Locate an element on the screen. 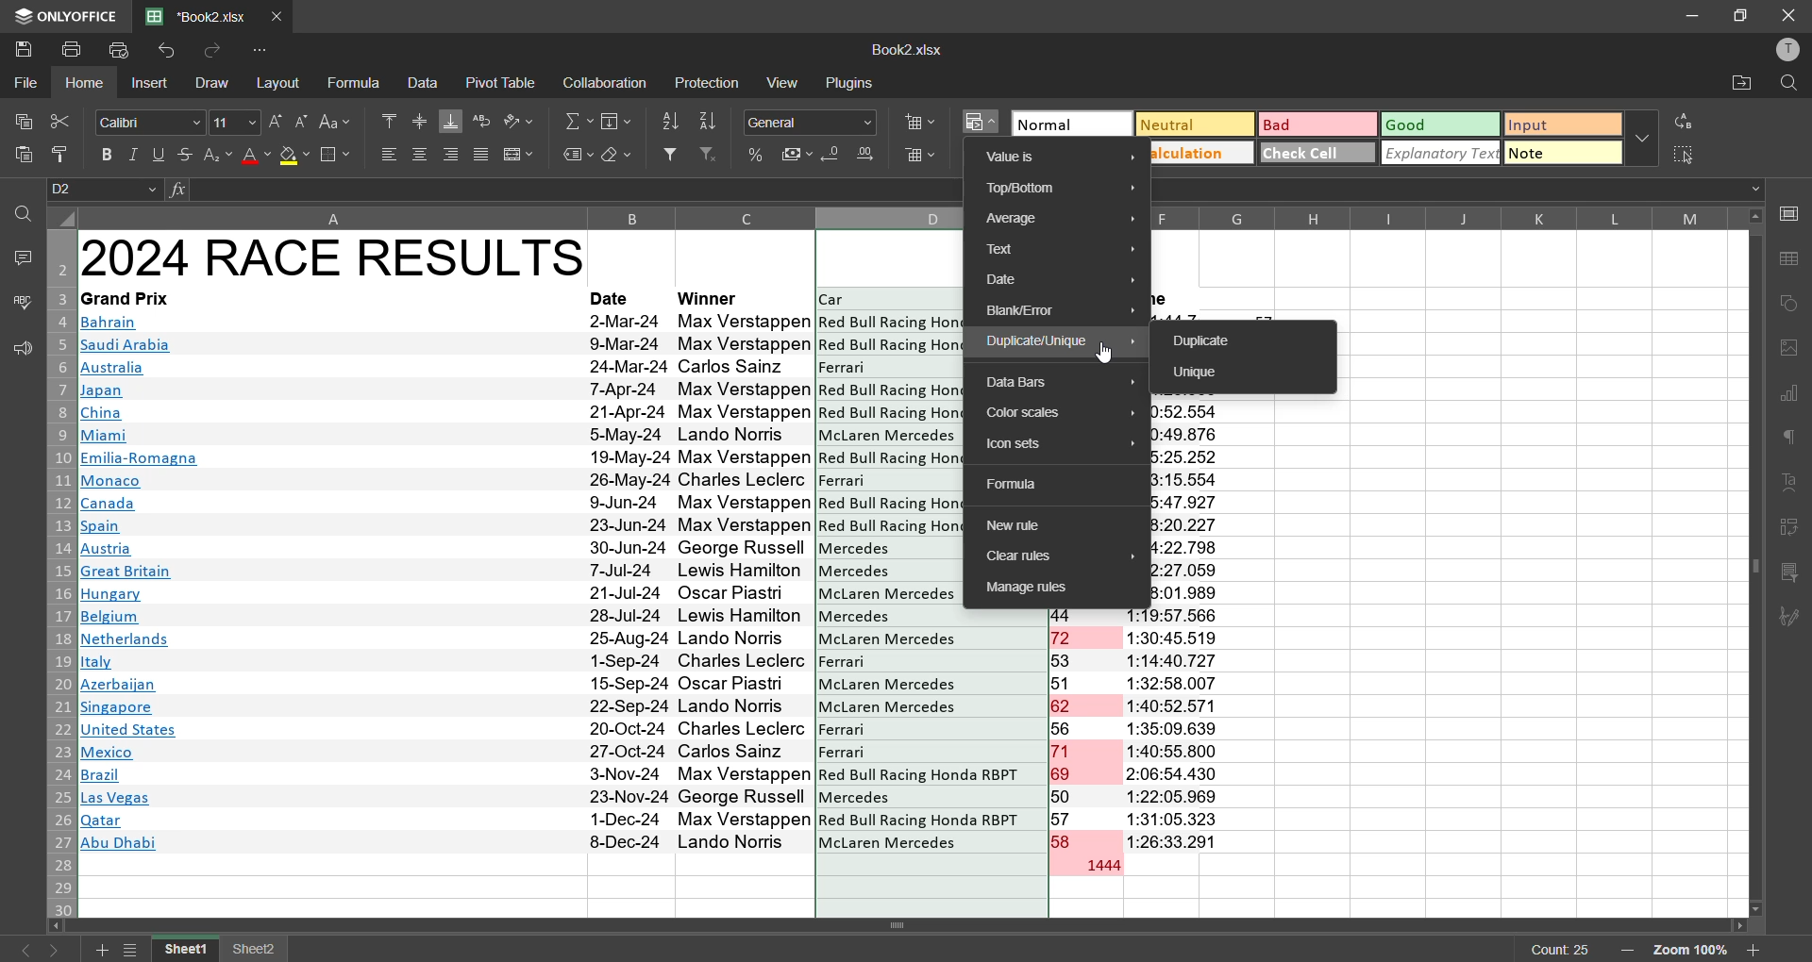 The image size is (1812, 962). paste is located at coordinates (25, 158).